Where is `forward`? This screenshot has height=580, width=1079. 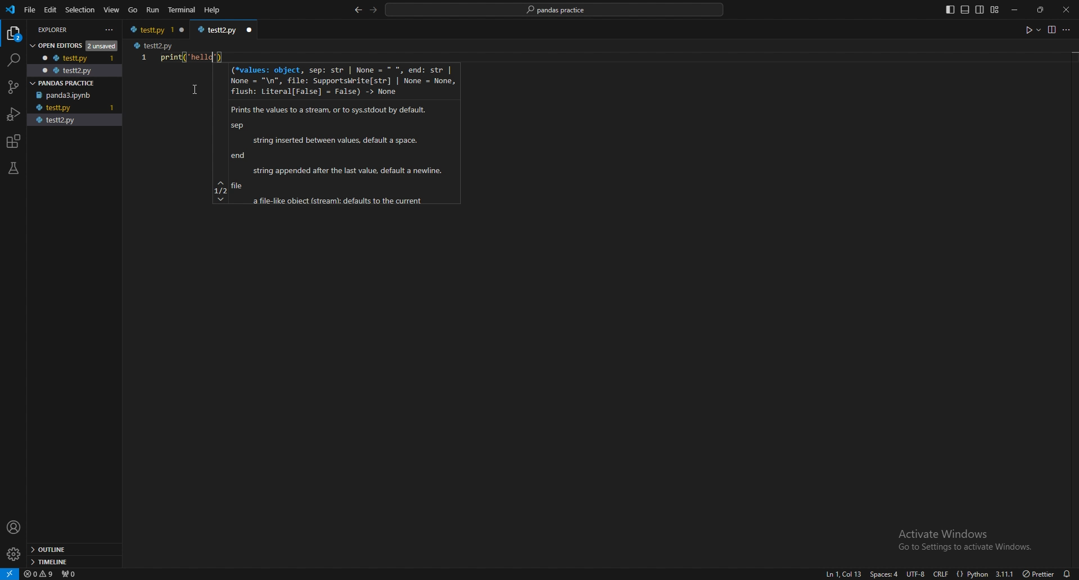
forward is located at coordinates (374, 10).